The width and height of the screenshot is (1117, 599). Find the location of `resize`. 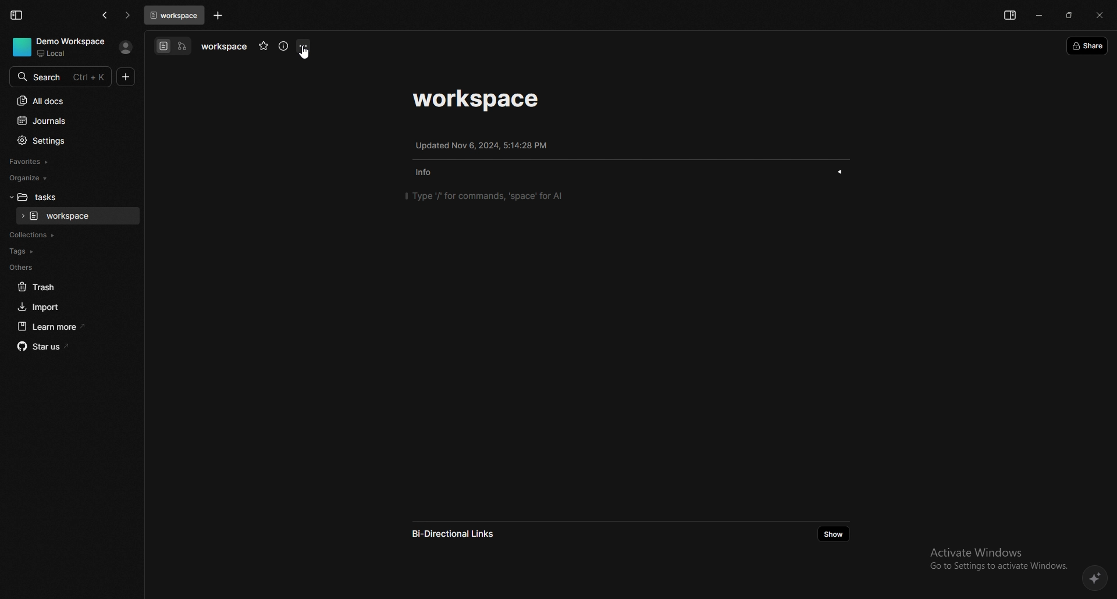

resize is located at coordinates (1070, 16).